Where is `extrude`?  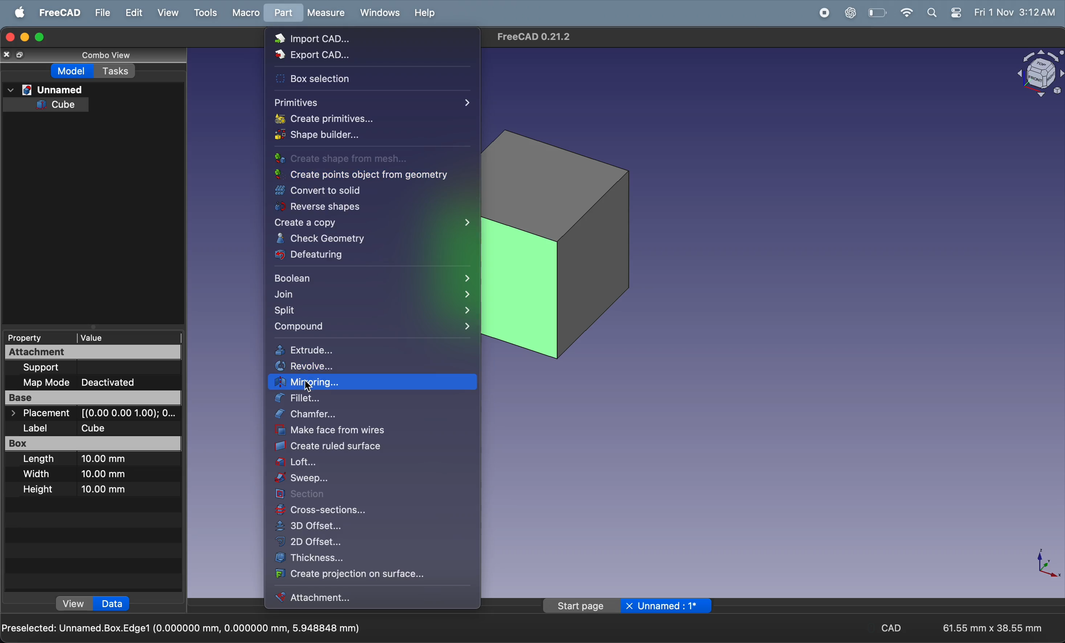
extrude is located at coordinates (371, 350).